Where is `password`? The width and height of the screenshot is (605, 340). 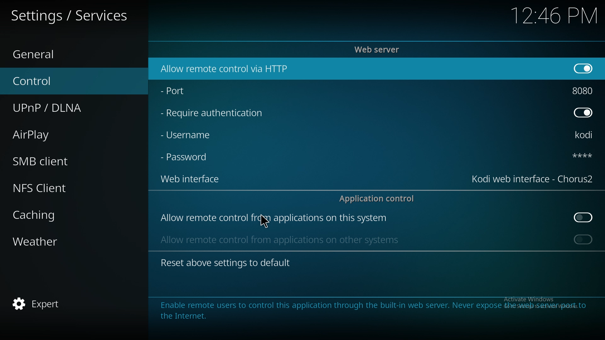 password is located at coordinates (581, 156).